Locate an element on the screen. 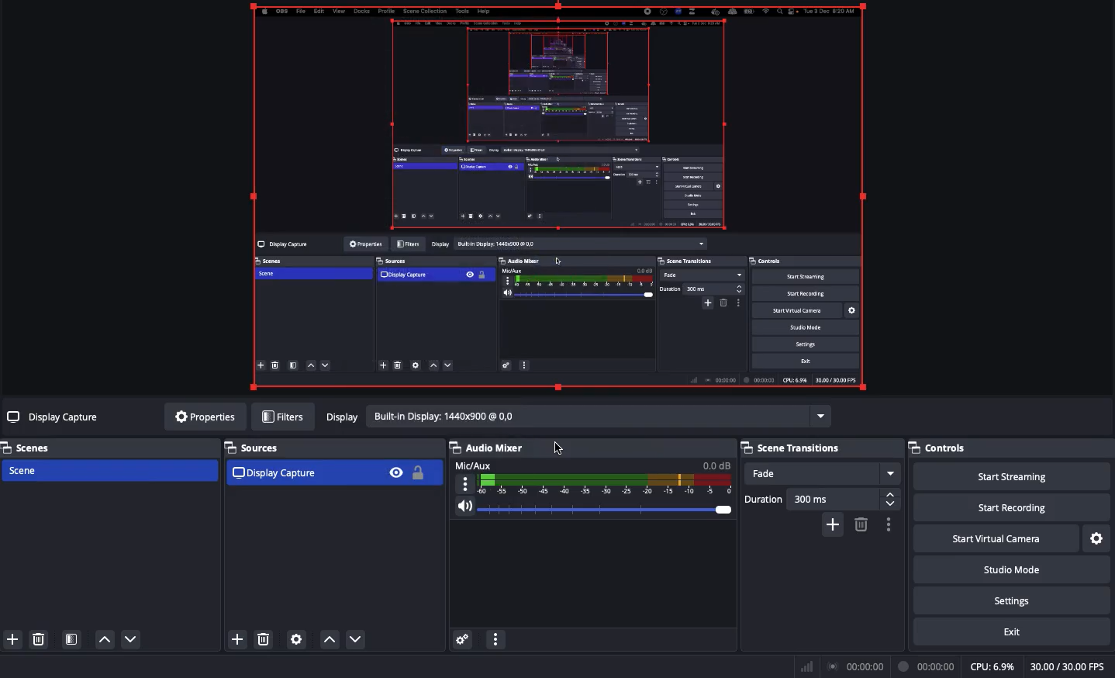 The image size is (1115, 678). Add is located at coordinates (14, 640).